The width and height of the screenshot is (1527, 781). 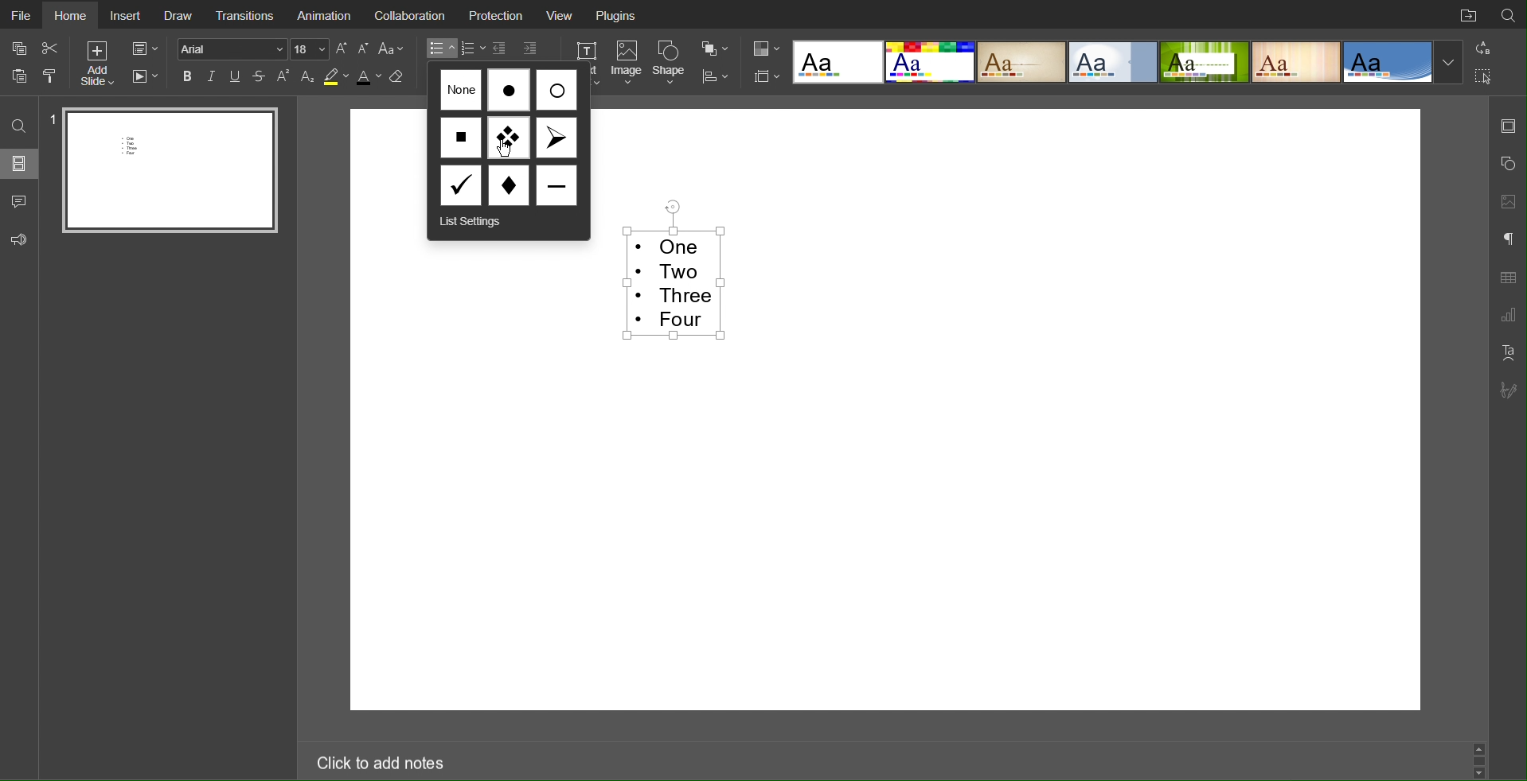 What do you see at coordinates (337, 76) in the screenshot?
I see `Highlight` at bounding box center [337, 76].